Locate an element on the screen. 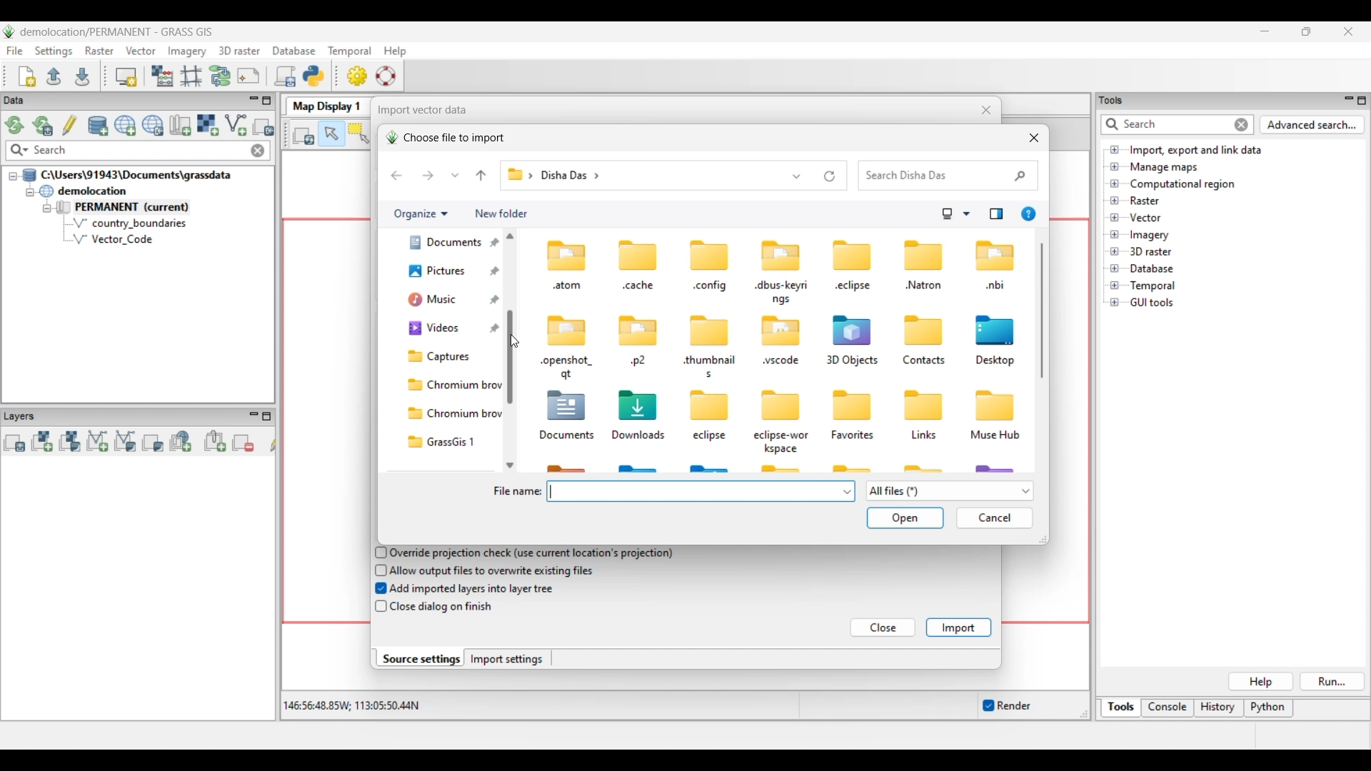  Natron is located at coordinates (923, 285).